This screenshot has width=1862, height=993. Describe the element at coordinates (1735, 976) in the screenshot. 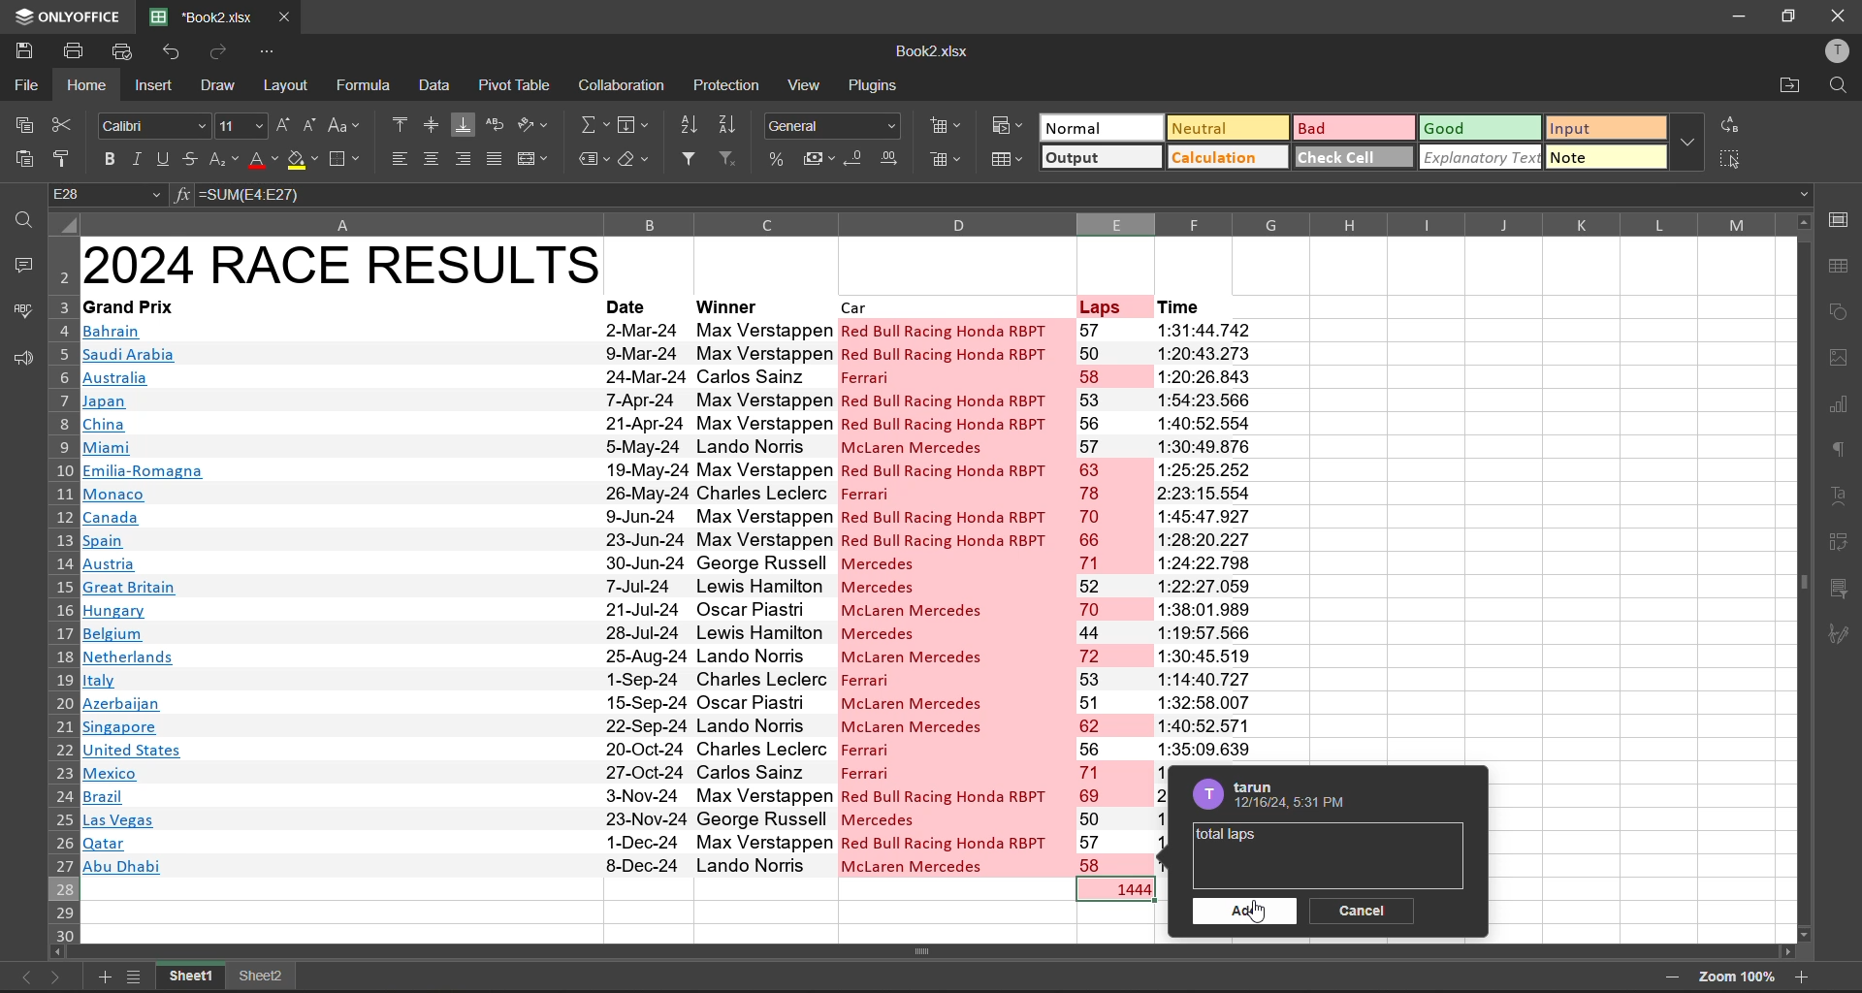

I see `zoom factor` at that location.